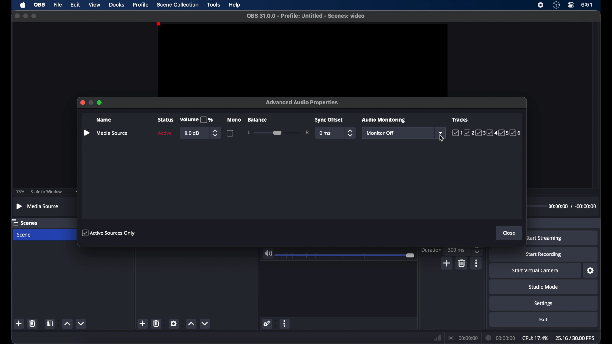 Image resolution: width=612 pixels, height=344 pixels. I want to click on exit, so click(543, 319).